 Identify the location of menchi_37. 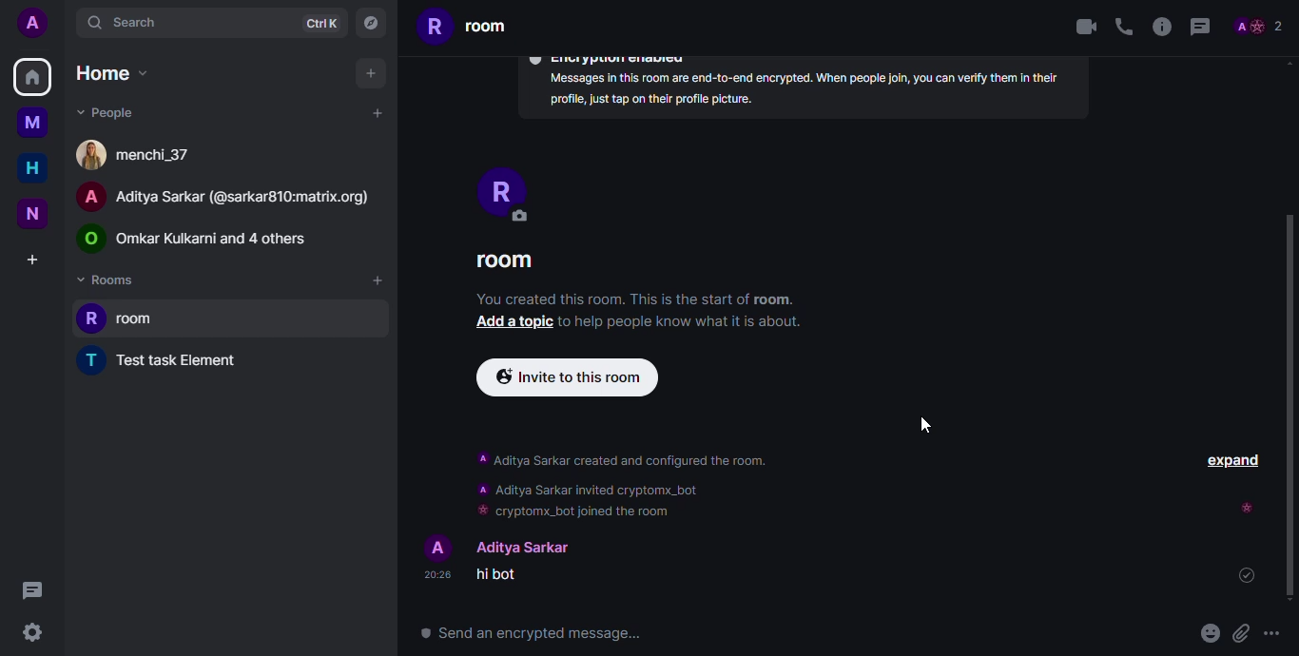
(133, 155).